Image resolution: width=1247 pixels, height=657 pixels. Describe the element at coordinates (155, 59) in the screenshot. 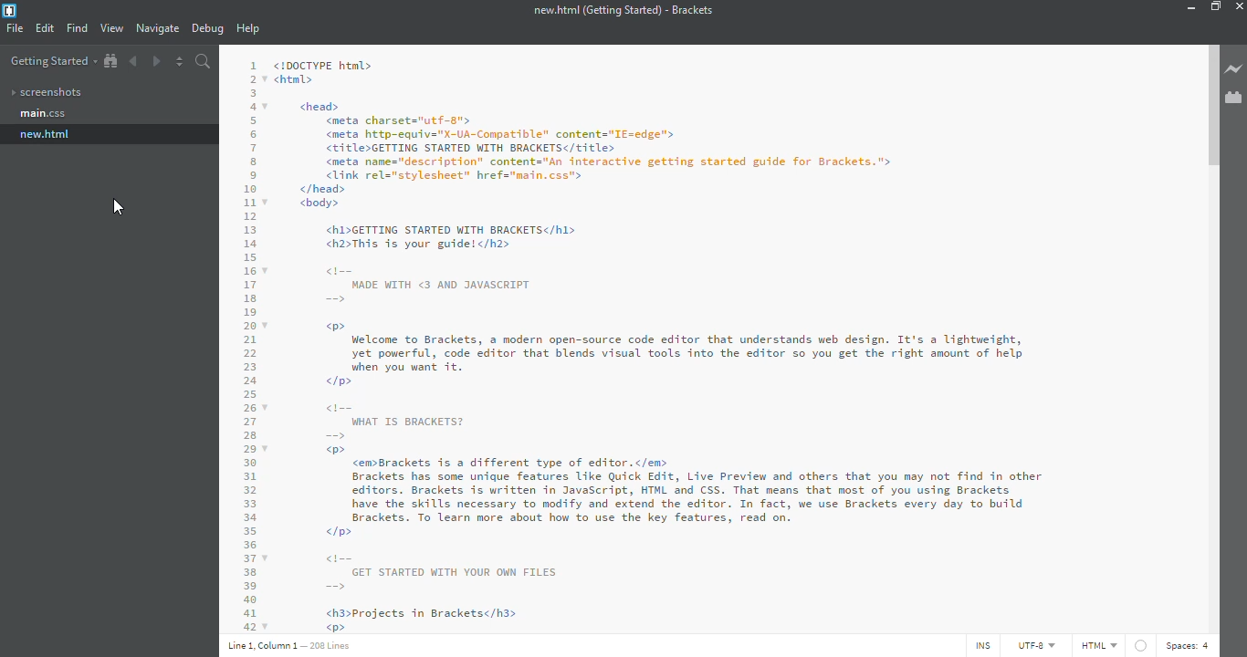

I see `next` at that location.